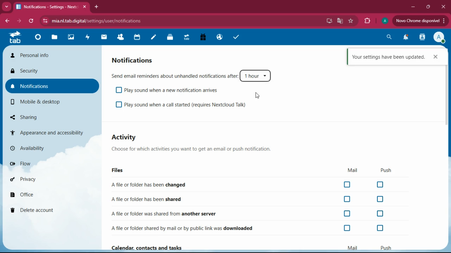 This screenshot has height=253, width=451. What do you see at coordinates (45, 102) in the screenshot?
I see `mobile` at bounding box center [45, 102].